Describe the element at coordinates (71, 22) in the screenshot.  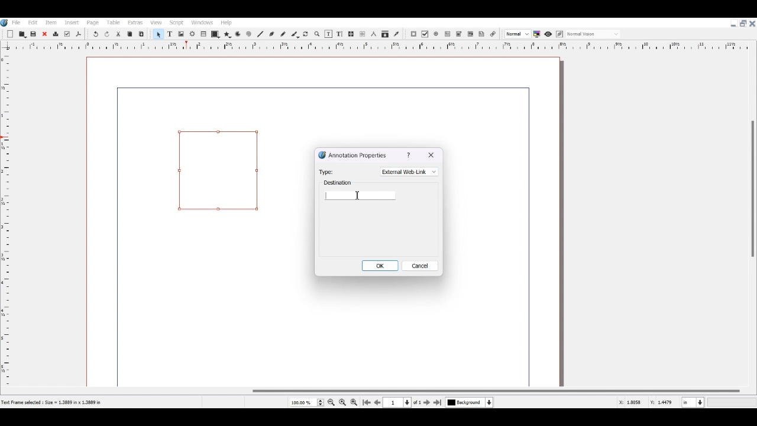
I see `Insert` at that location.